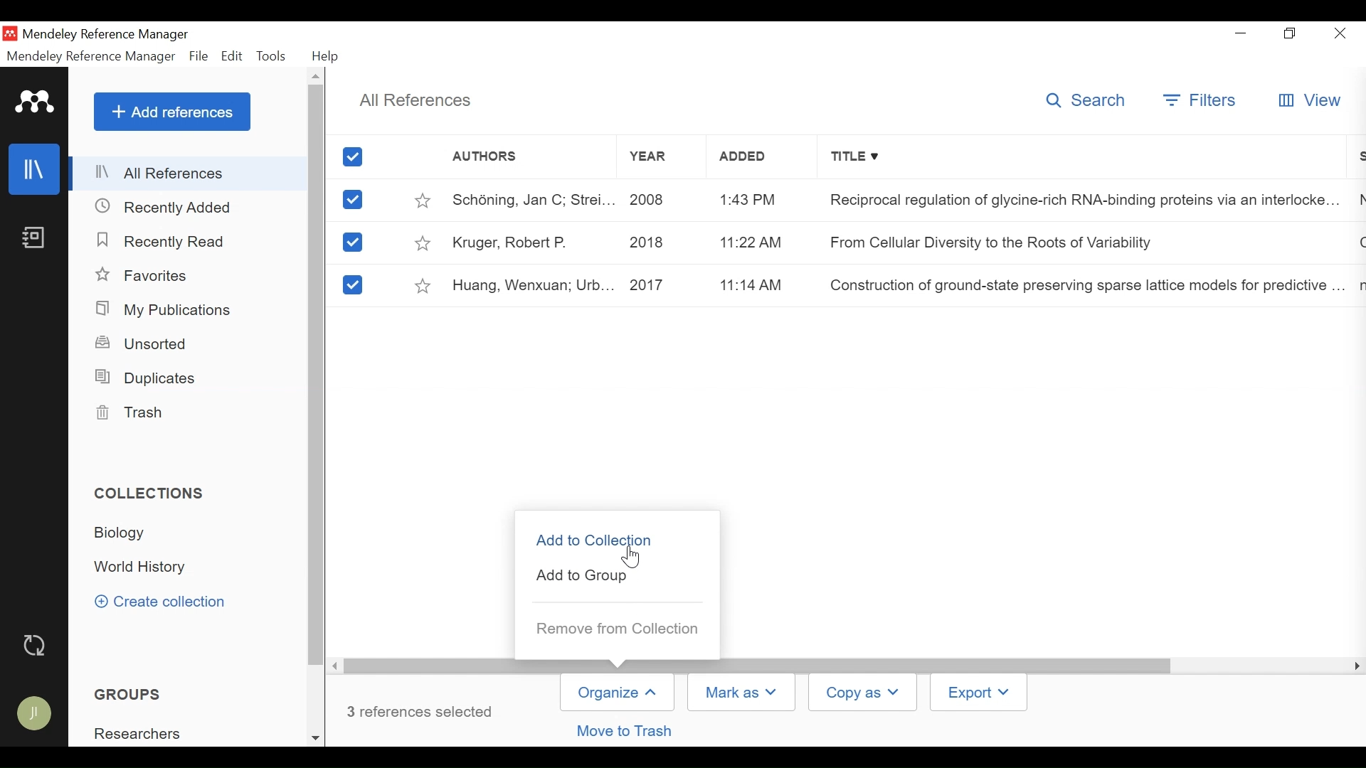 The width and height of the screenshot is (1366, 768). What do you see at coordinates (977, 693) in the screenshot?
I see `Export` at bounding box center [977, 693].